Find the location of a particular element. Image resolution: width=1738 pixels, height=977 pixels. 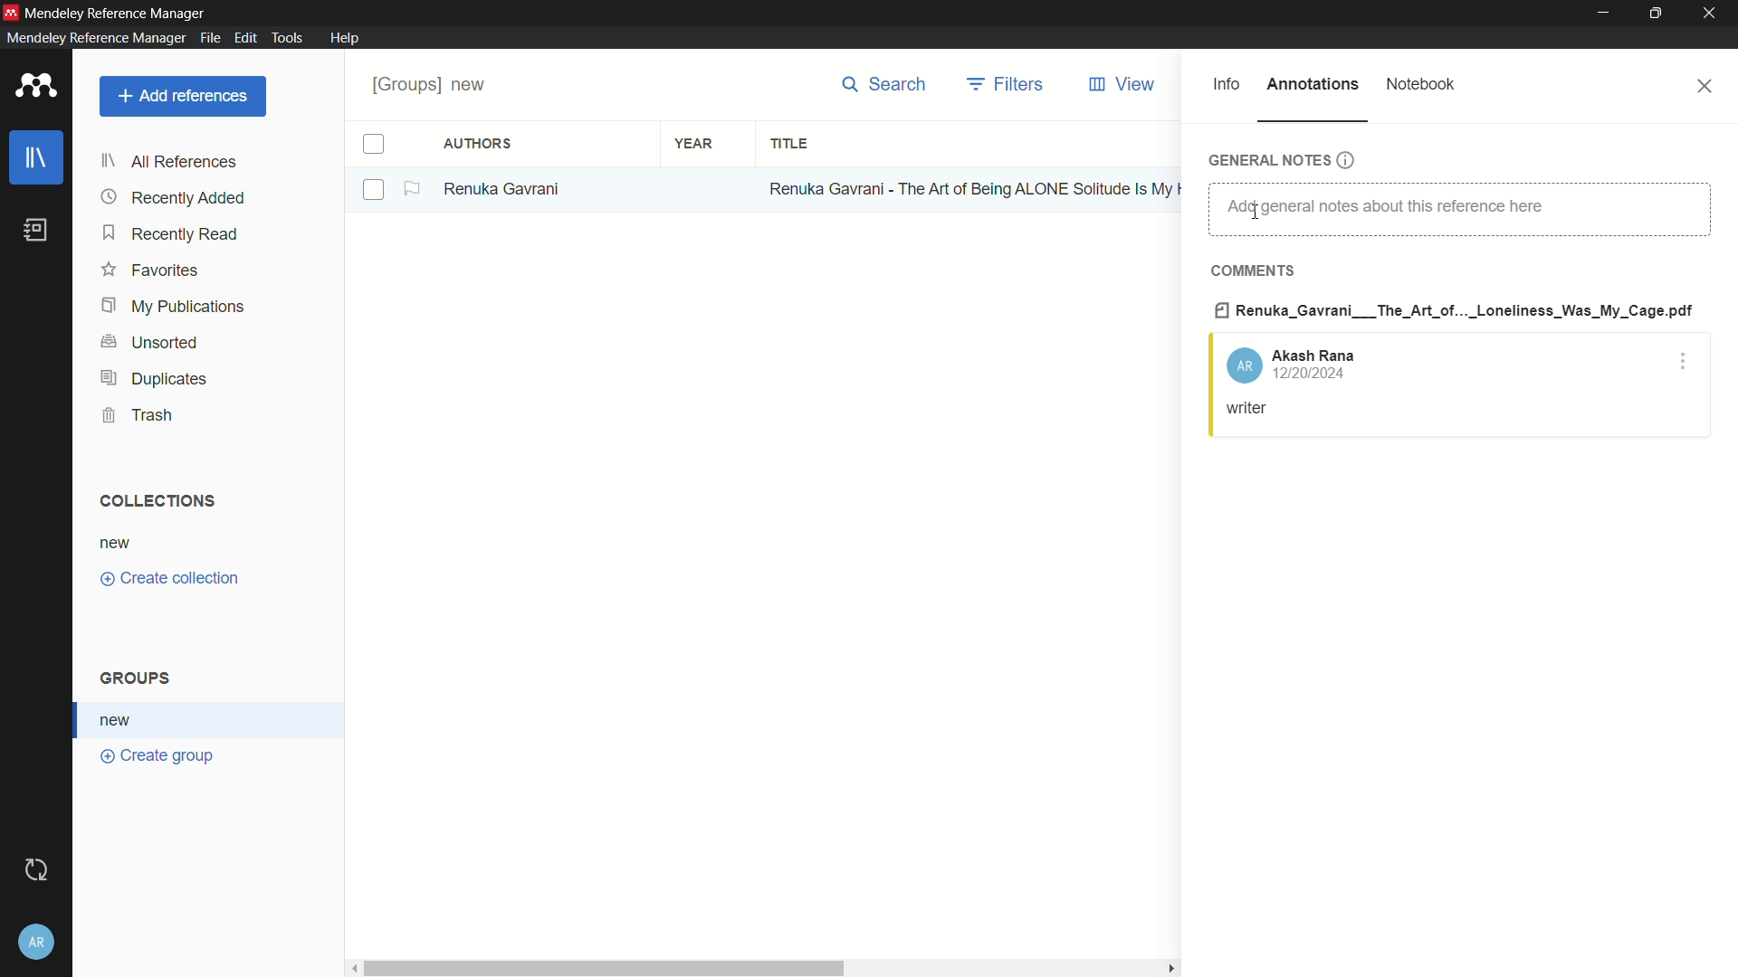

Renuka Gavrani The Art of Loneliness Was My Cage.pdf is located at coordinates (1452, 311).